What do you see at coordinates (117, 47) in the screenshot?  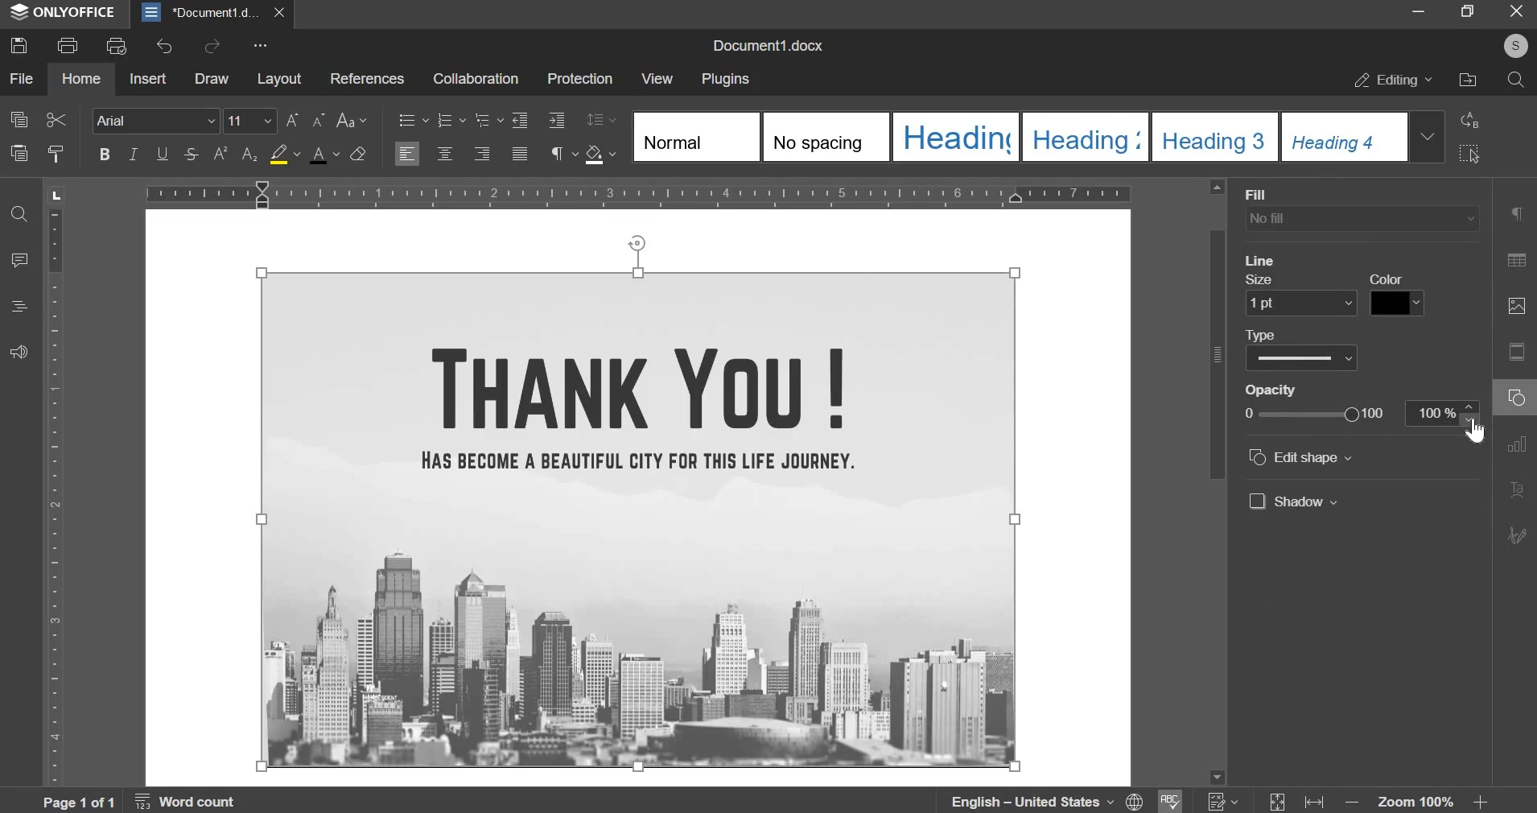 I see `print preview` at bounding box center [117, 47].